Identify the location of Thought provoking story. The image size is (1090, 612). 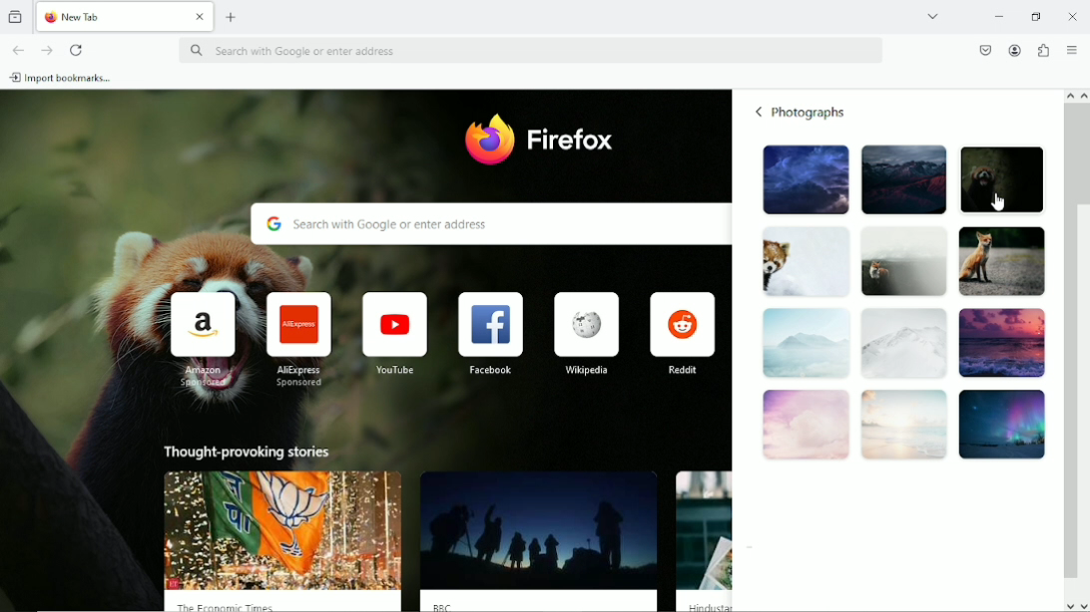
(282, 540).